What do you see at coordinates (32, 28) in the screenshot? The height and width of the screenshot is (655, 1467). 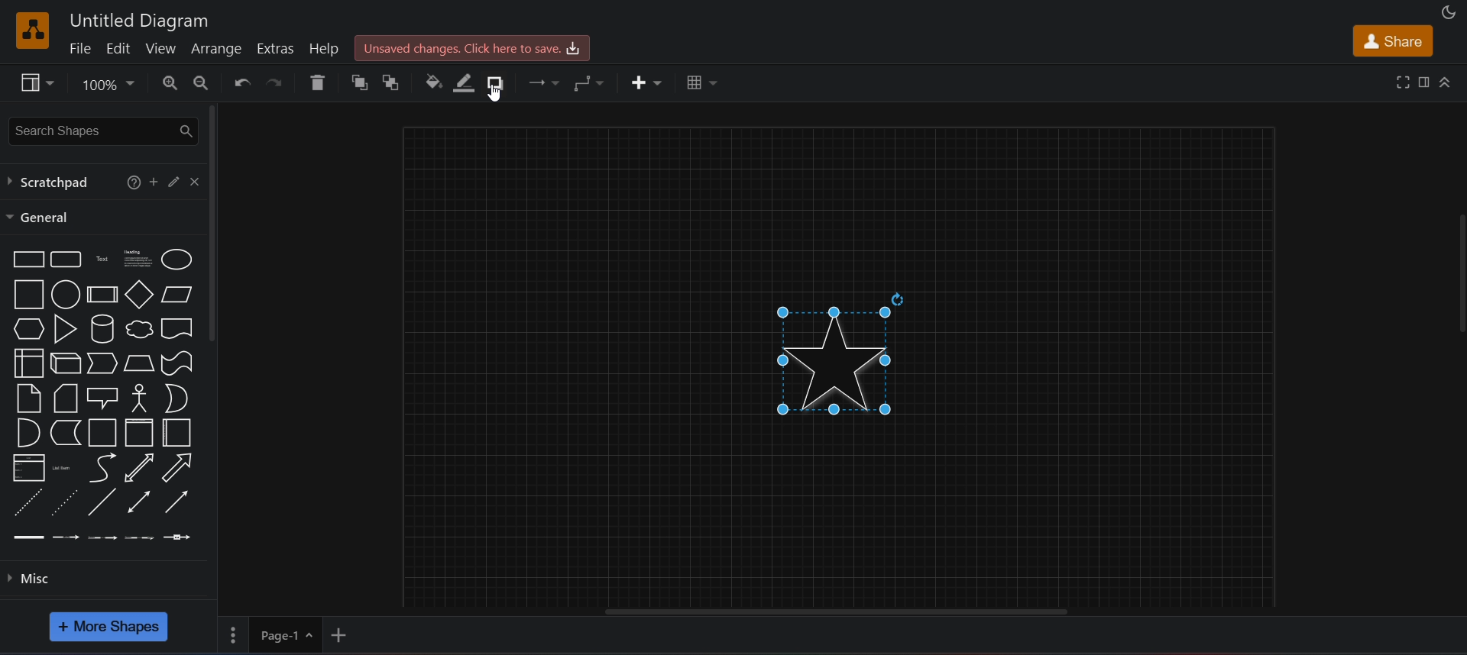 I see `logo` at bounding box center [32, 28].